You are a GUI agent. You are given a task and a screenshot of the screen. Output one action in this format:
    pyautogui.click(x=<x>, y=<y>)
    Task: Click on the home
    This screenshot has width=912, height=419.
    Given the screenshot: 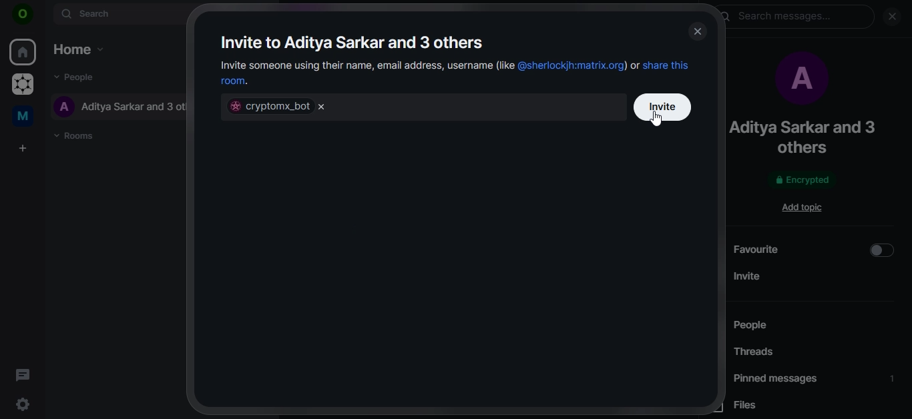 What is the action you would take?
    pyautogui.click(x=23, y=51)
    